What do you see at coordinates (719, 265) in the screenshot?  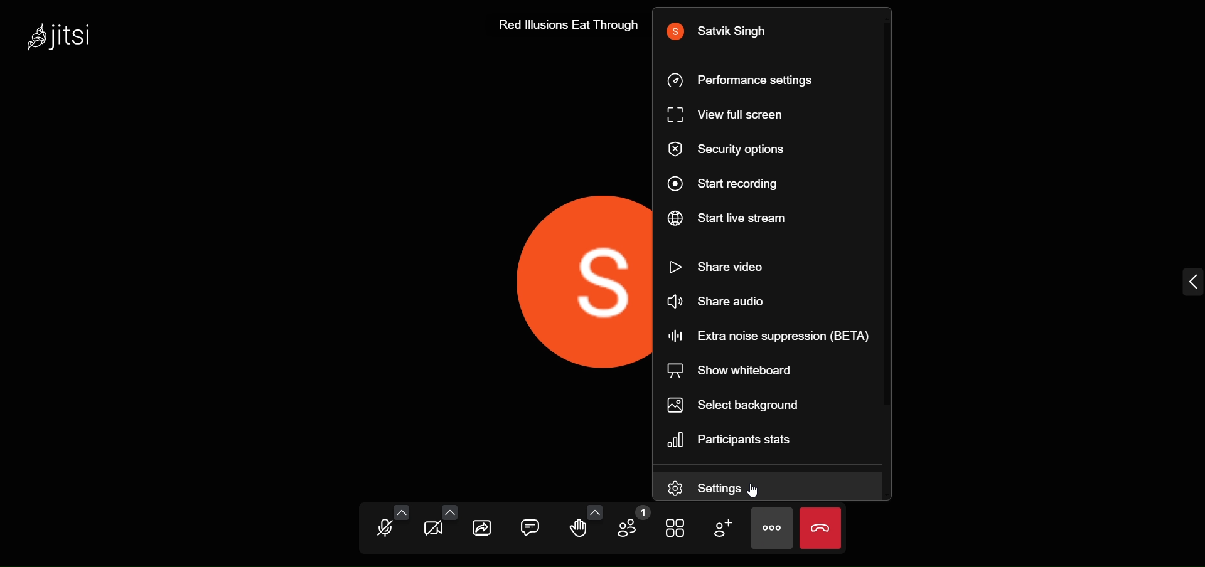 I see `share video` at bounding box center [719, 265].